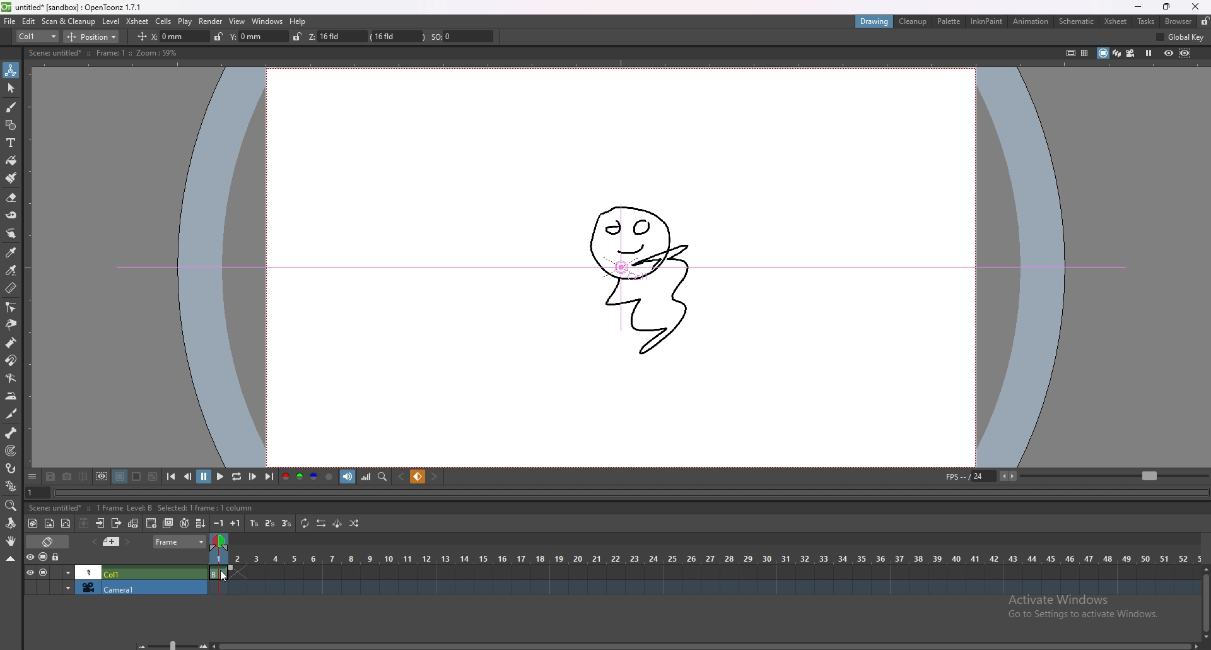  What do you see at coordinates (11, 343) in the screenshot?
I see `pump` at bounding box center [11, 343].